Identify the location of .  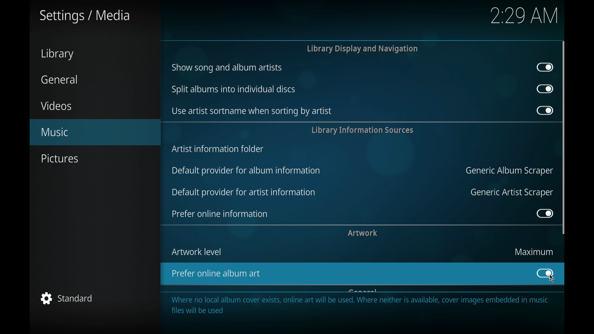
(524, 19).